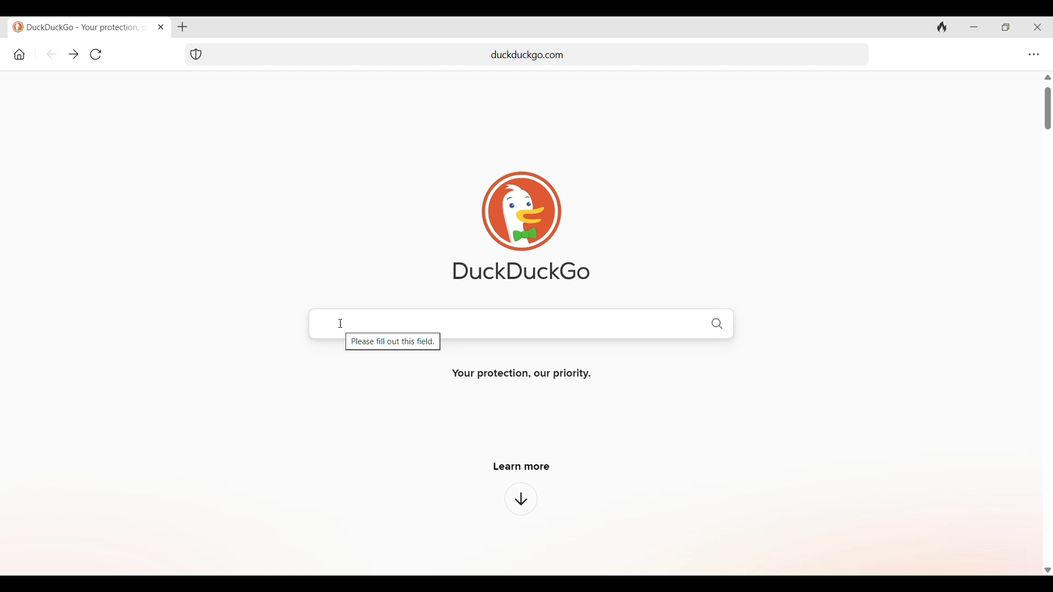 The image size is (1053, 592). Describe the element at coordinates (521, 498) in the screenshot. I see `Learn more about browser` at that location.